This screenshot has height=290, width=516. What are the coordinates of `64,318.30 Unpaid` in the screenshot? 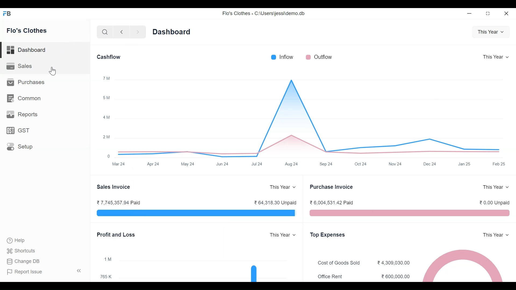 It's located at (276, 203).